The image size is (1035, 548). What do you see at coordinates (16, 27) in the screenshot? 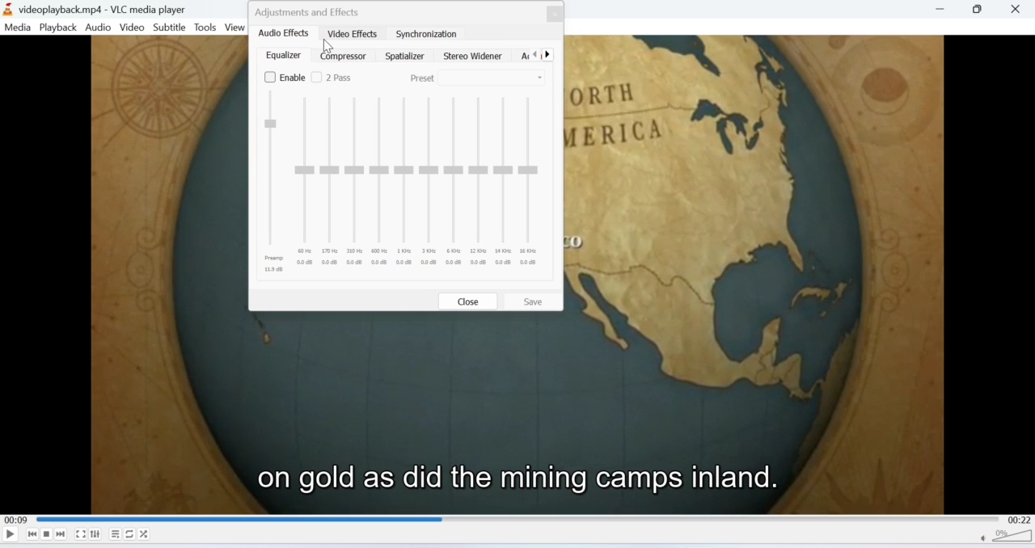
I see `Media` at bounding box center [16, 27].